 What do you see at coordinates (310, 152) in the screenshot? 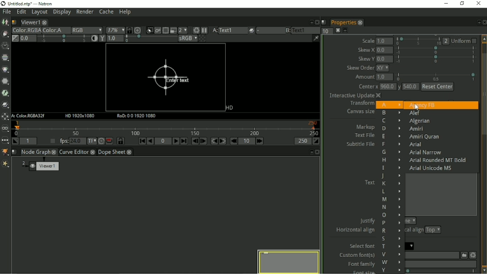
I see `Float pane` at bounding box center [310, 152].